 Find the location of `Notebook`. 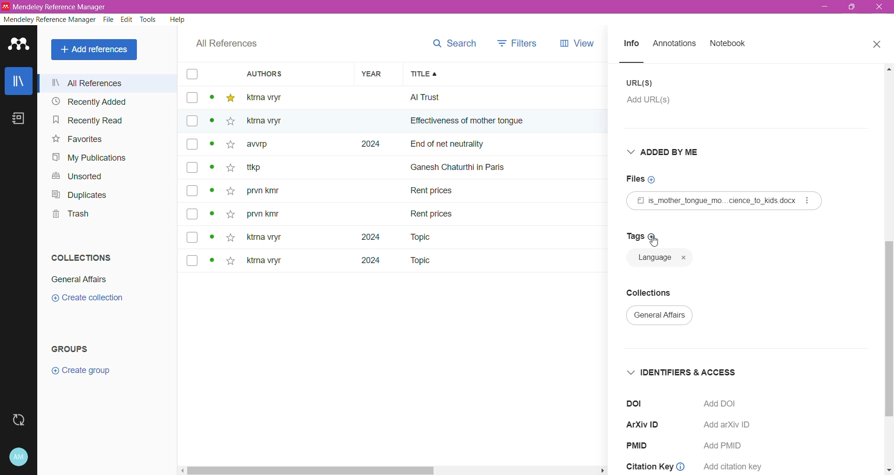

Notebook is located at coordinates (728, 44).